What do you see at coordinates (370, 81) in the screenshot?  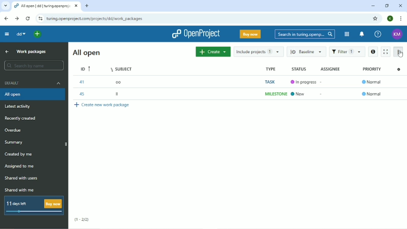 I see `Normal` at bounding box center [370, 81].